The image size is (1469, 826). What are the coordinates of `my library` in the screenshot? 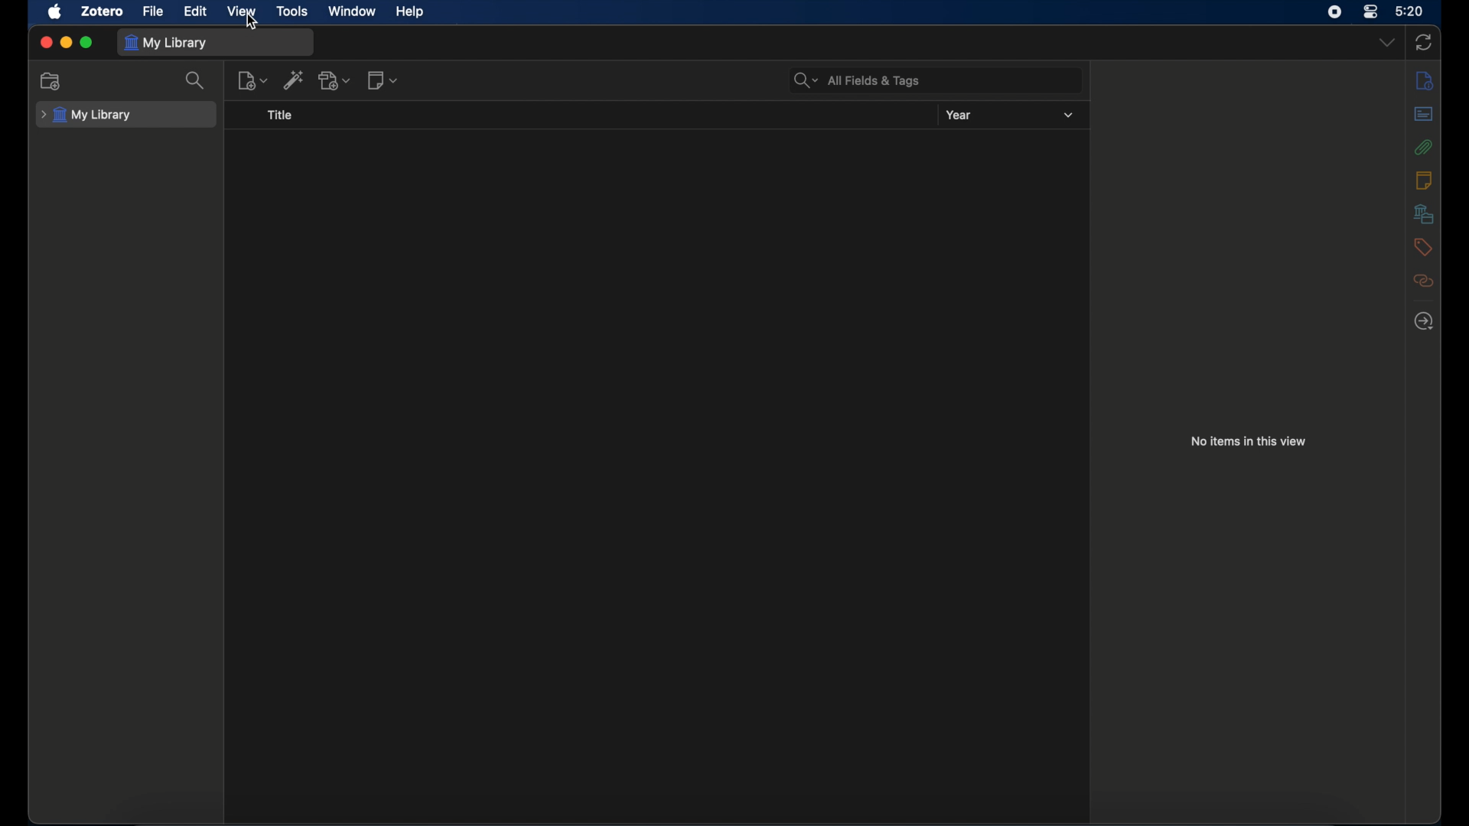 It's located at (167, 44).